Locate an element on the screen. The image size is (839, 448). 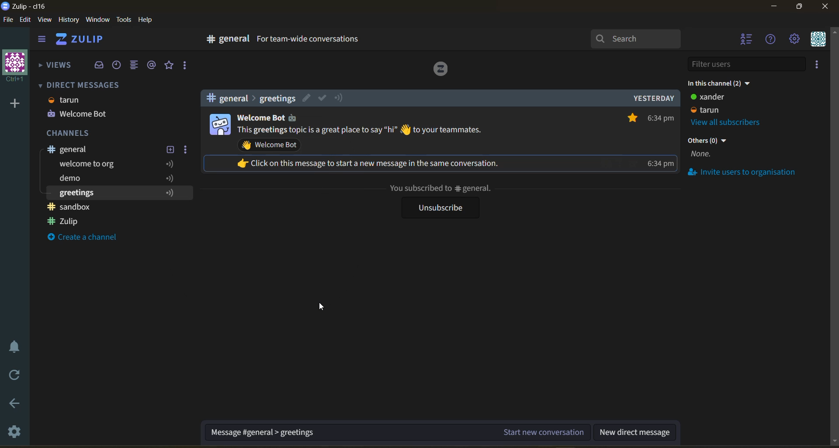
following is located at coordinates (169, 171).